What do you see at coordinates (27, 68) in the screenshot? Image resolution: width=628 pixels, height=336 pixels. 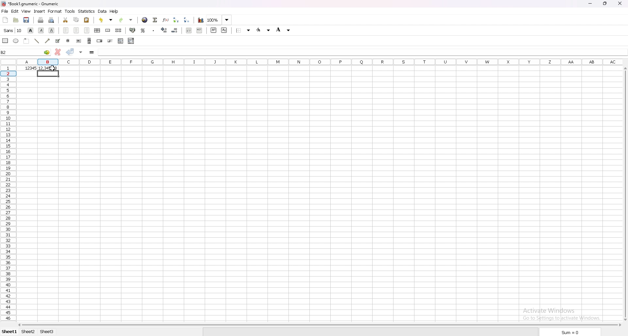 I see `number` at bounding box center [27, 68].